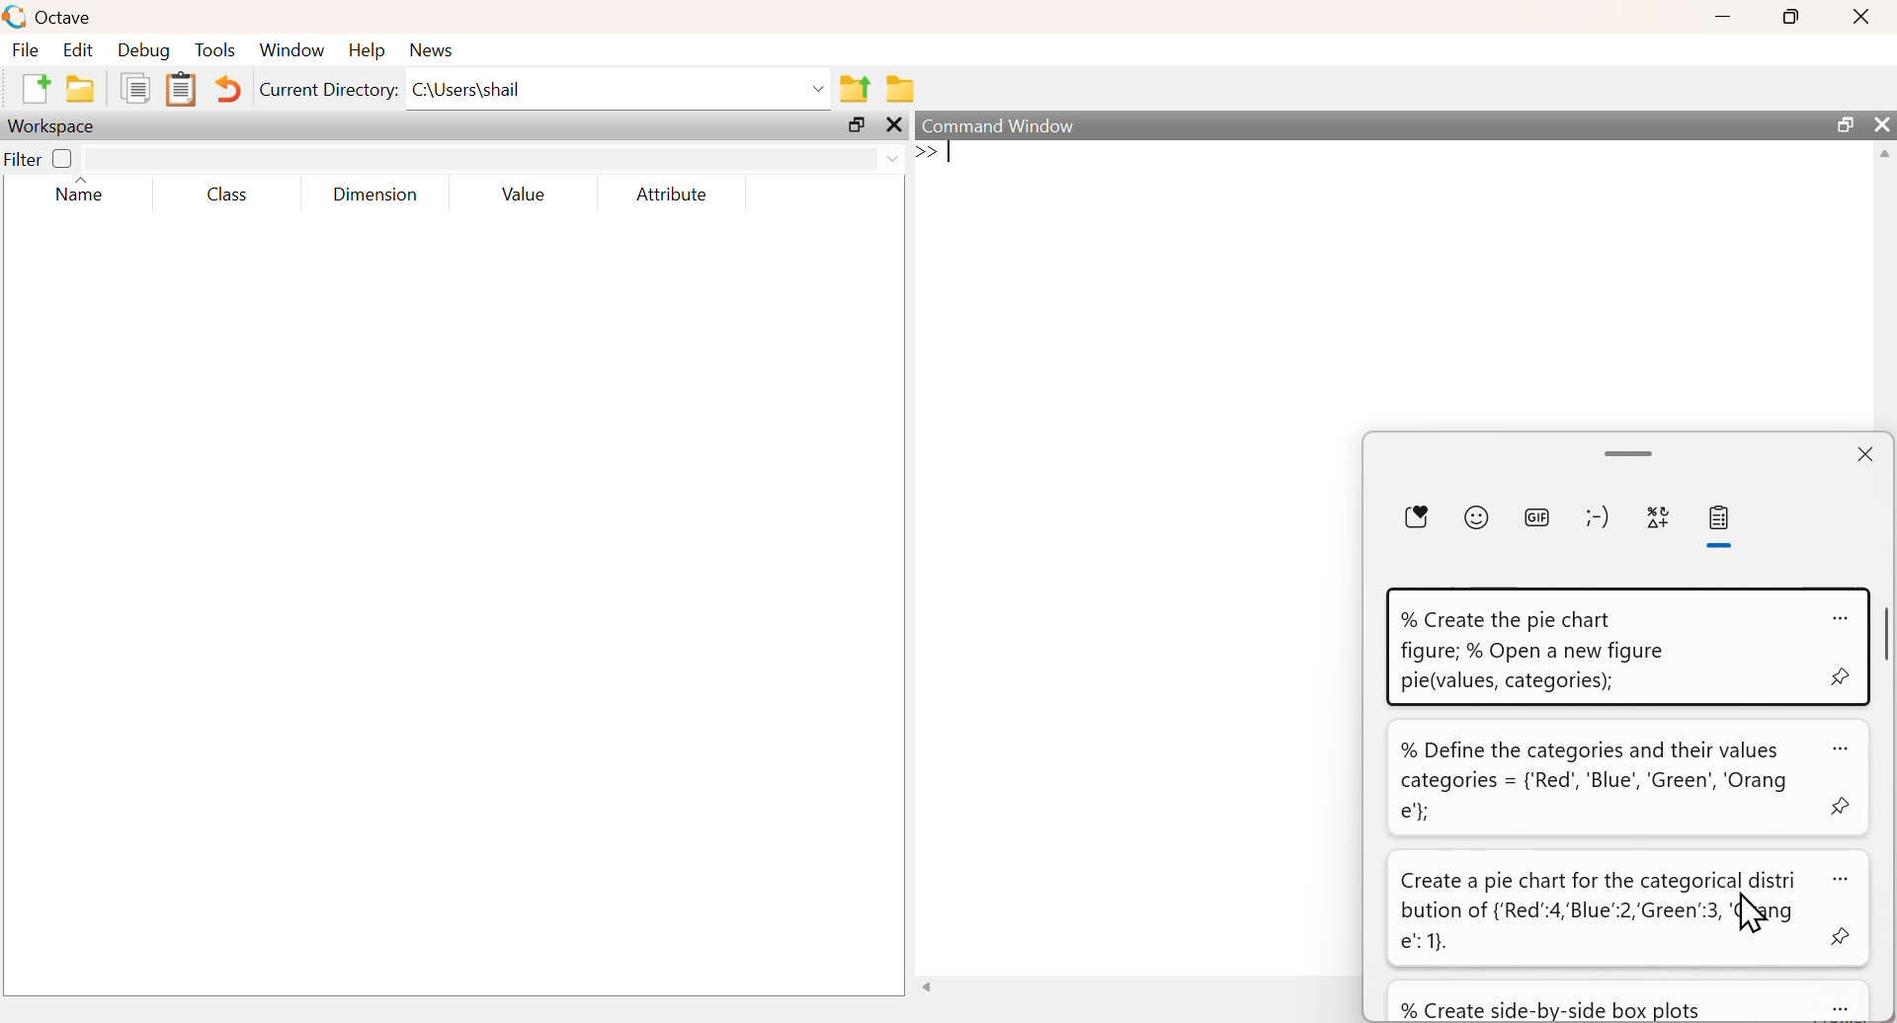 Image resolution: width=1897 pixels, height=1023 pixels. I want to click on close, so click(1881, 122).